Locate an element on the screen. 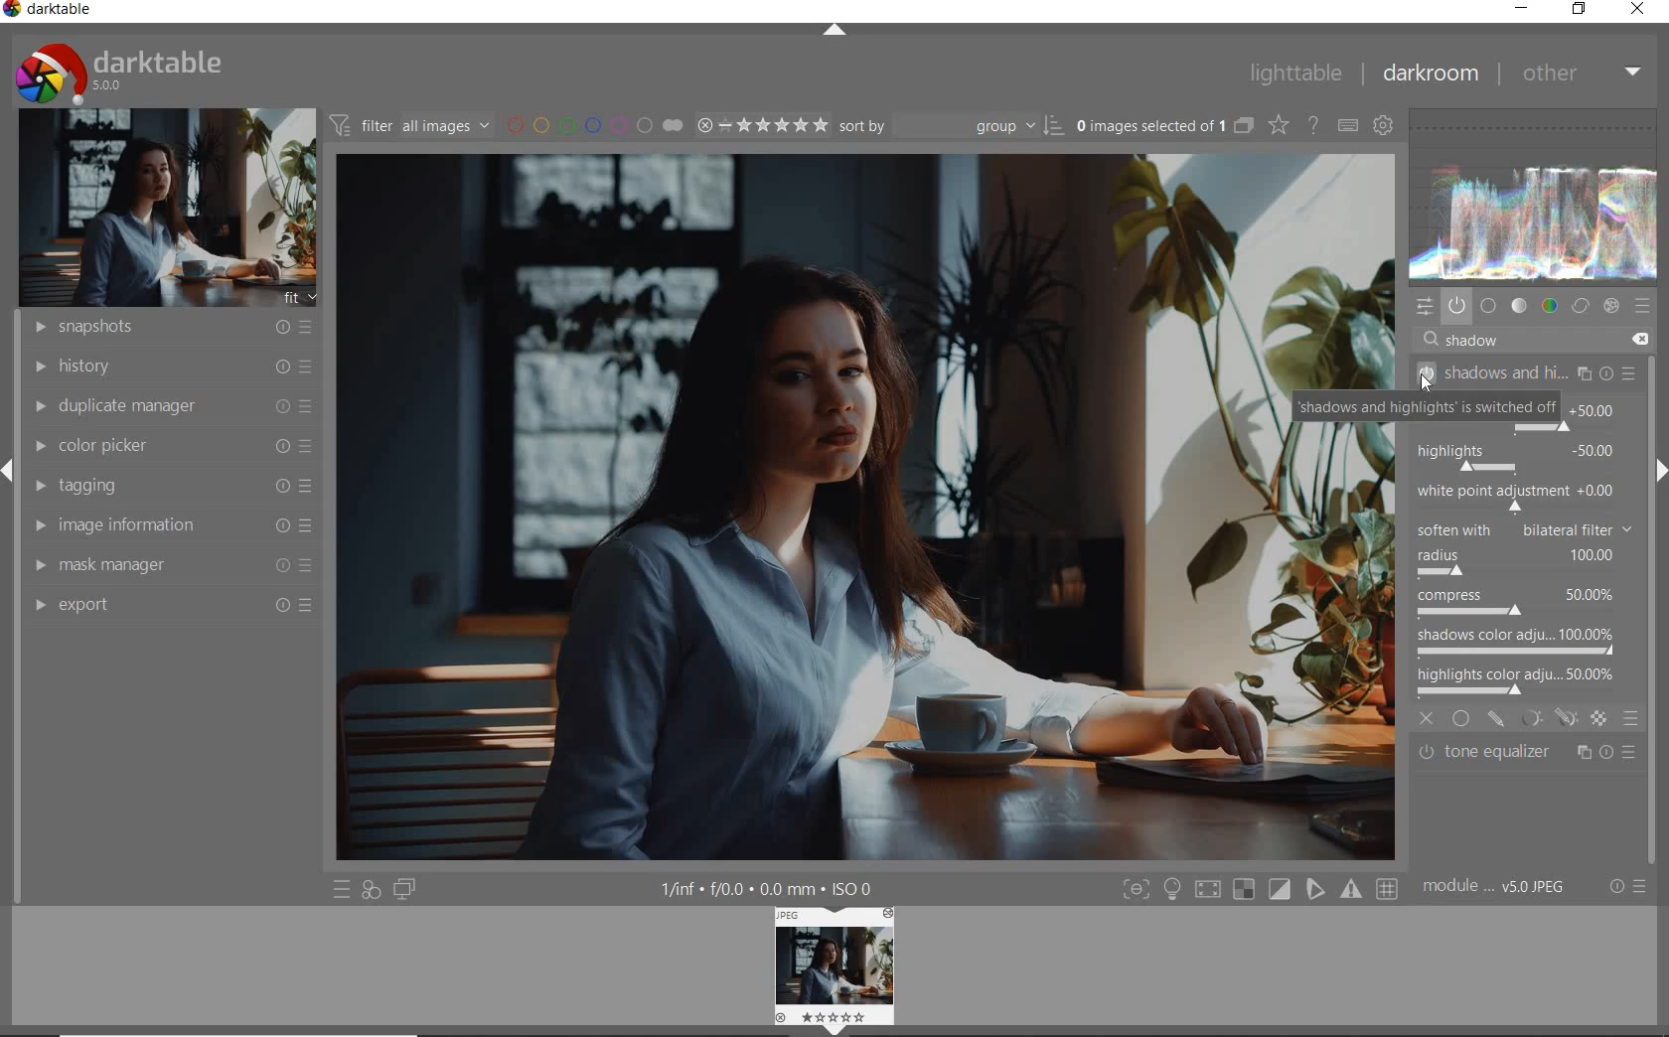  display a second darkroom image widow is located at coordinates (408, 891).